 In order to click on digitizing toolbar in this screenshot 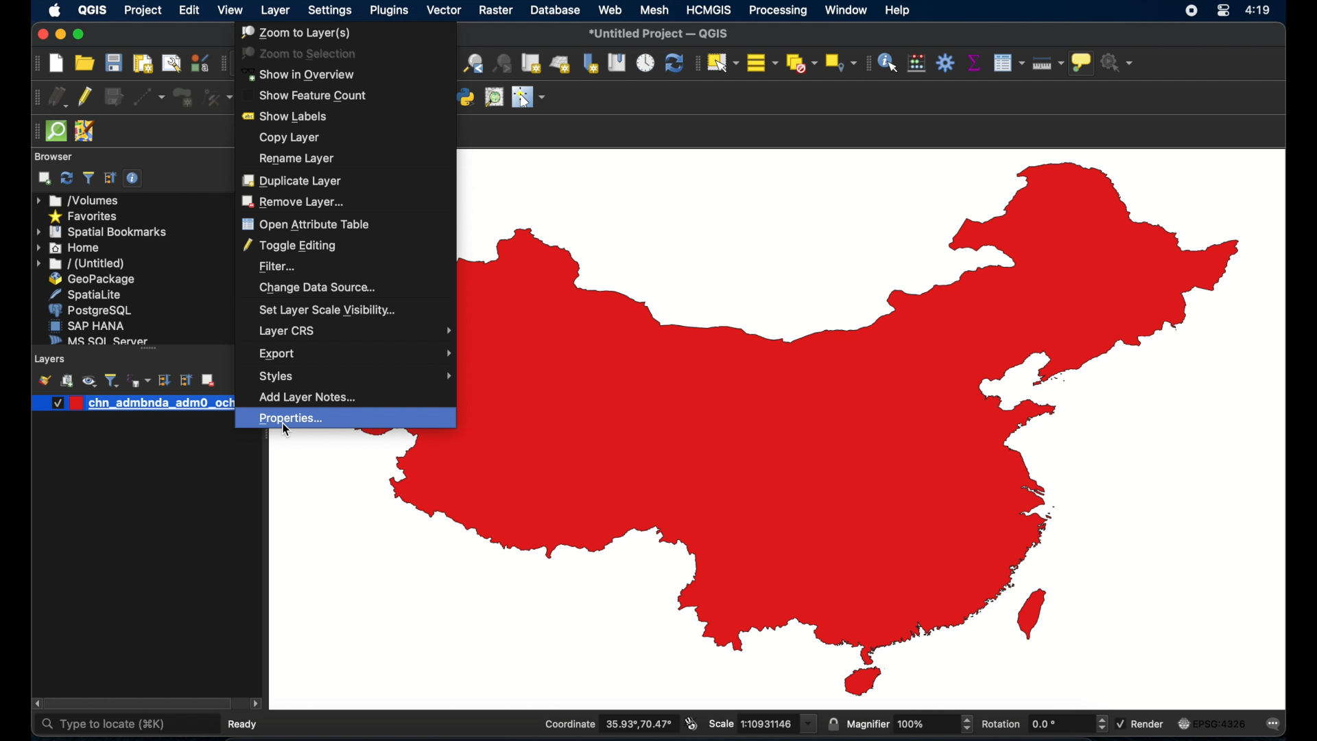, I will do `click(34, 99)`.